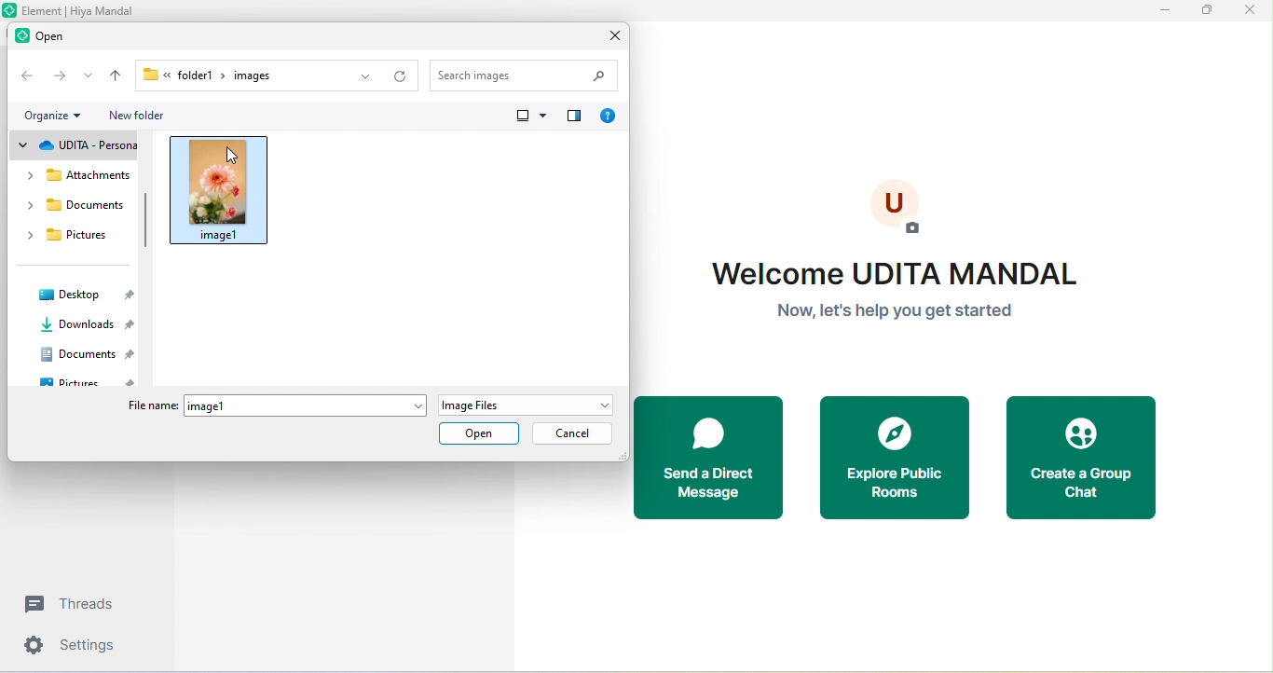 Image resolution: width=1273 pixels, height=673 pixels. I want to click on forward, so click(59, 77).